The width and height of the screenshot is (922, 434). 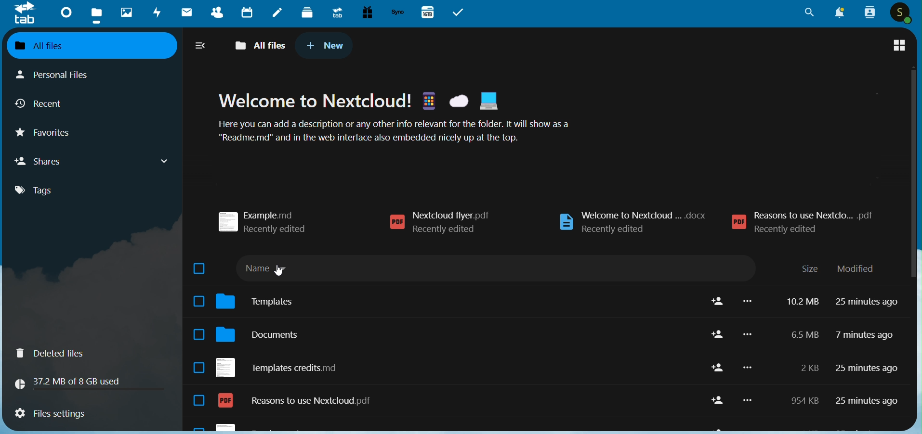 I want to click on 25 minutes ago 7 minutes ago 25 minutes ago 25 minutes ago, so click(x=867, y=356).